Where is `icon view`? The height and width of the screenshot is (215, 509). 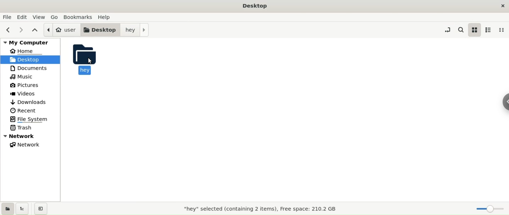 icon view is located at coordinates (475, 29).